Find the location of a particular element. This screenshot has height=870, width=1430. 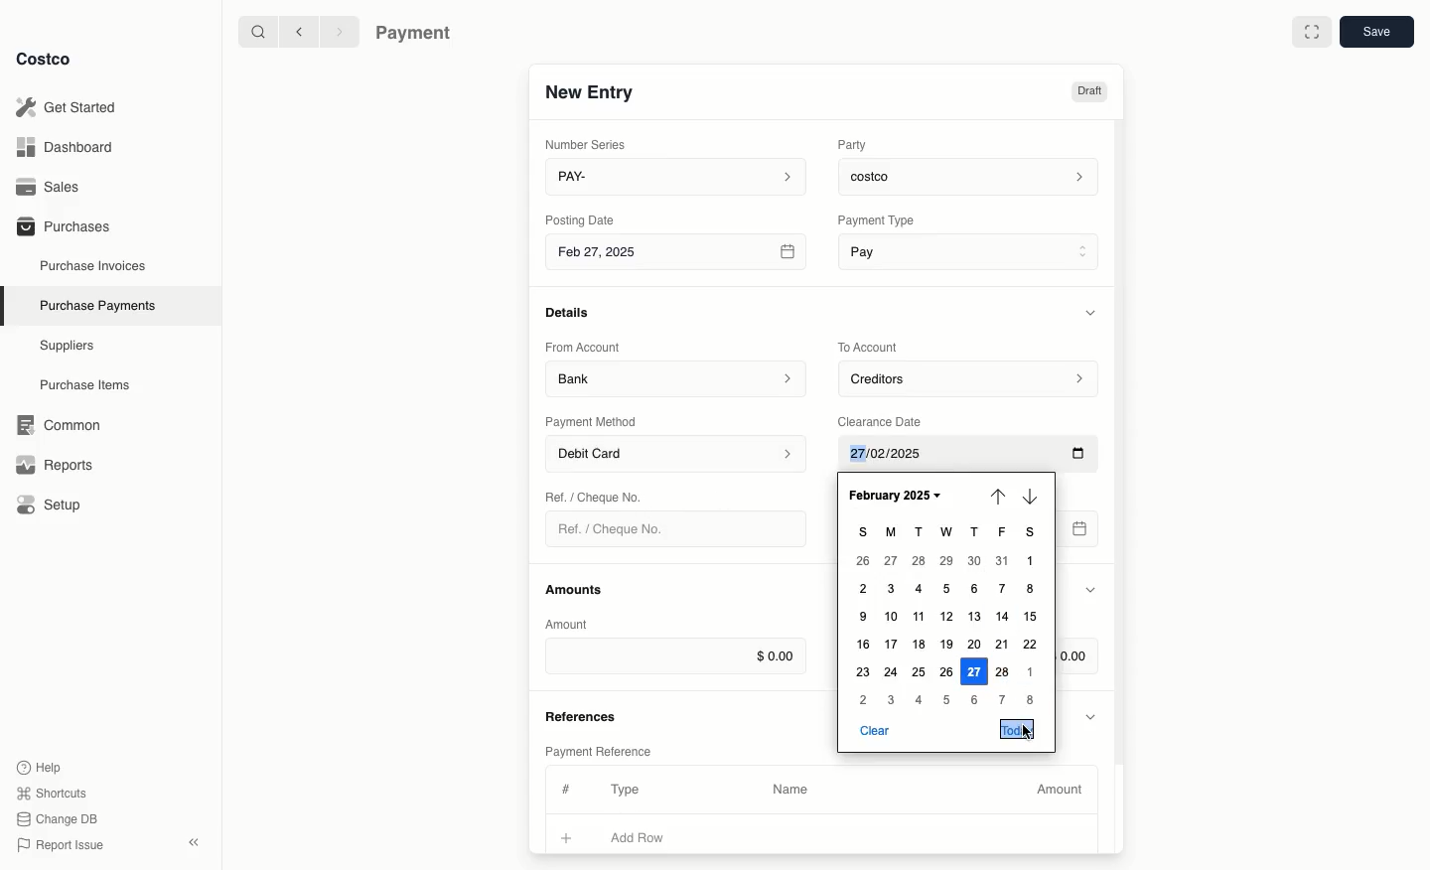

Costco is located at coordinates (43, 59).